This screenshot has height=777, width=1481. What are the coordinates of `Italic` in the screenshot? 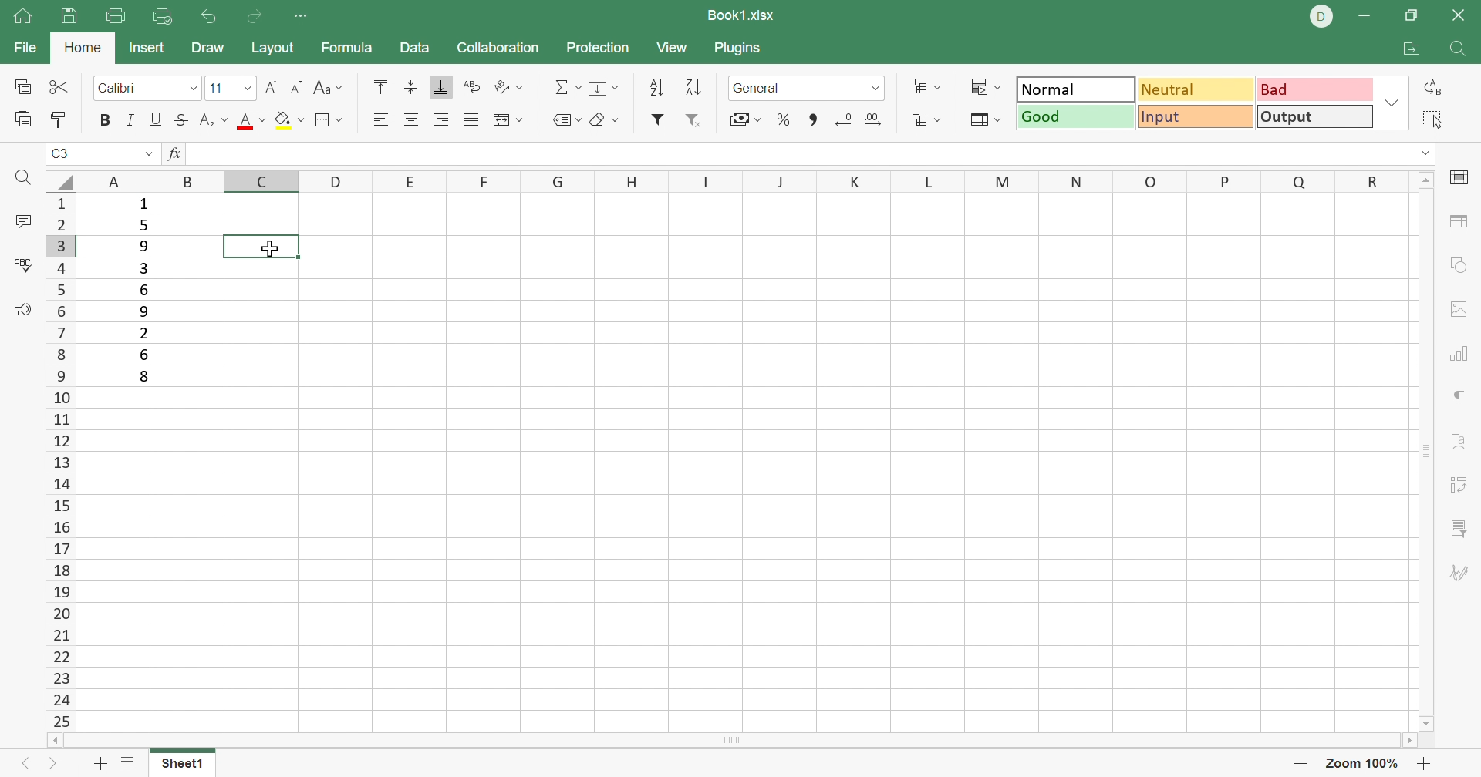 It's located at (130, 119).